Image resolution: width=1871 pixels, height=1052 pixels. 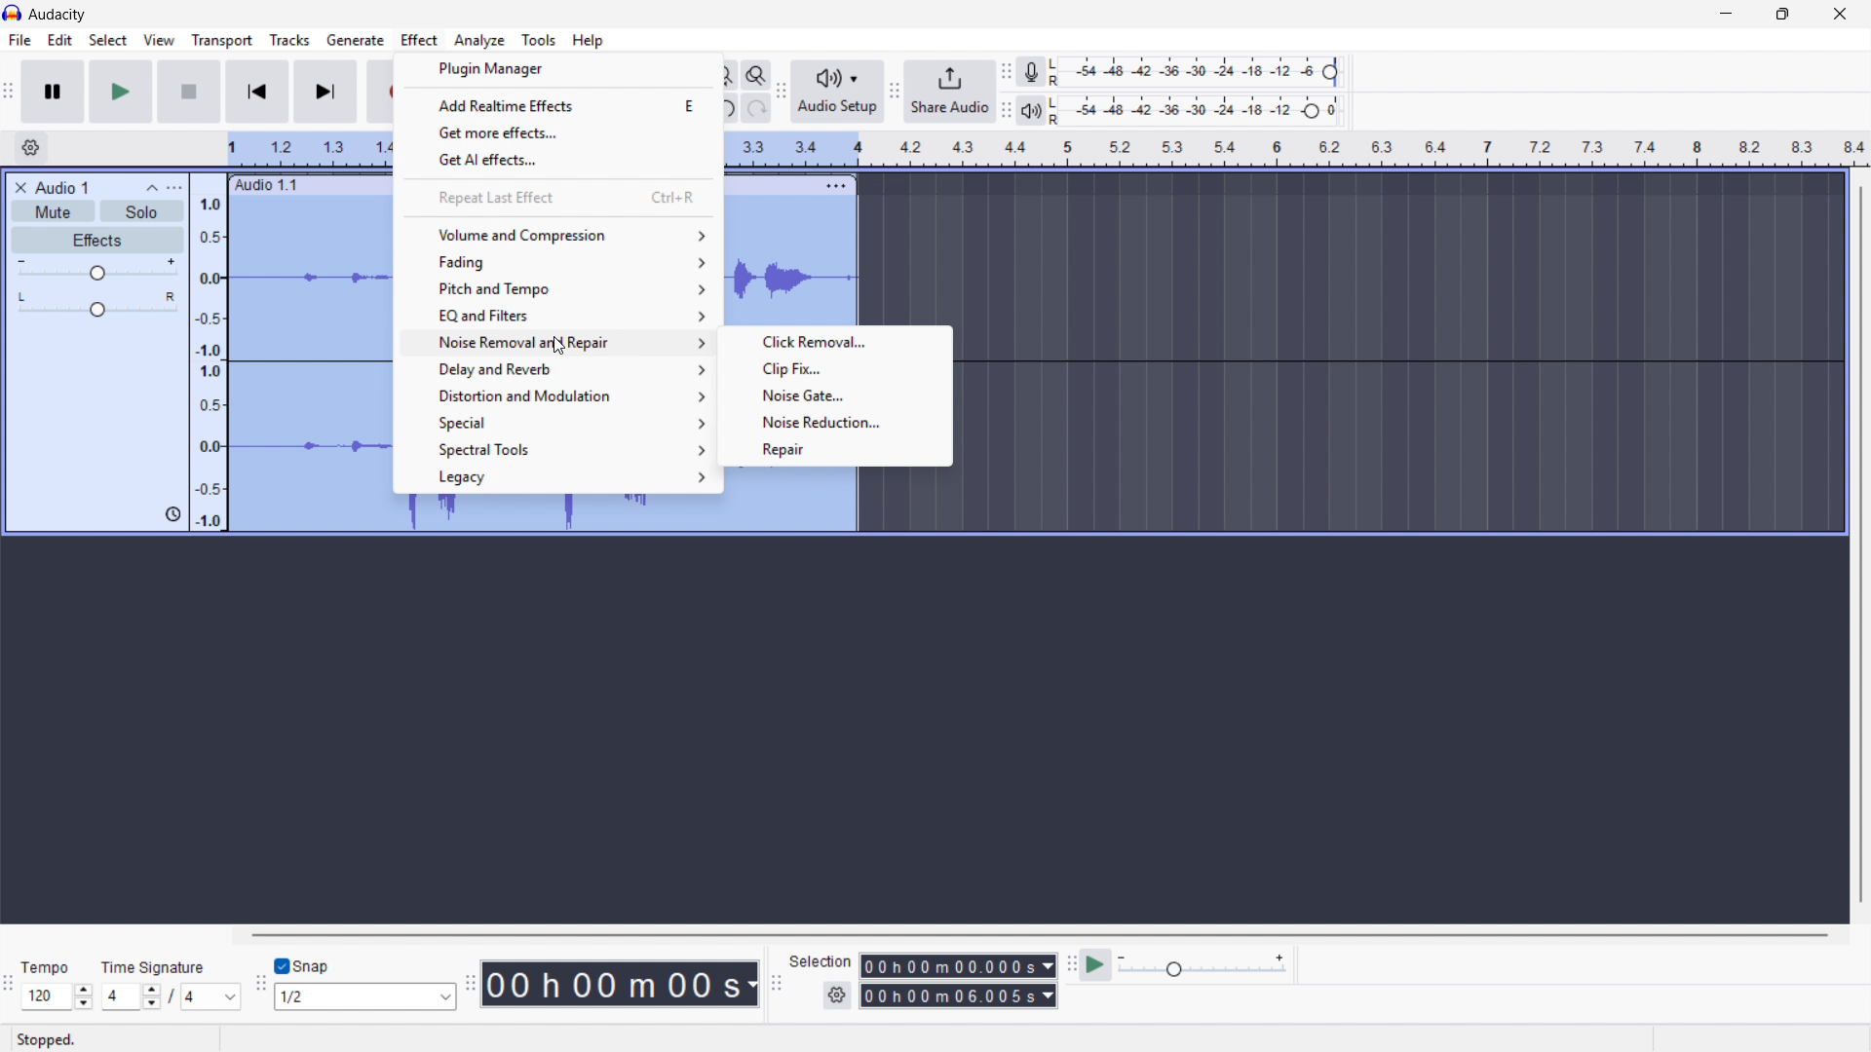 What do you see at coordinates (98, 273) in the screenshot?
I see `gain` at bounding box center [98, 273].